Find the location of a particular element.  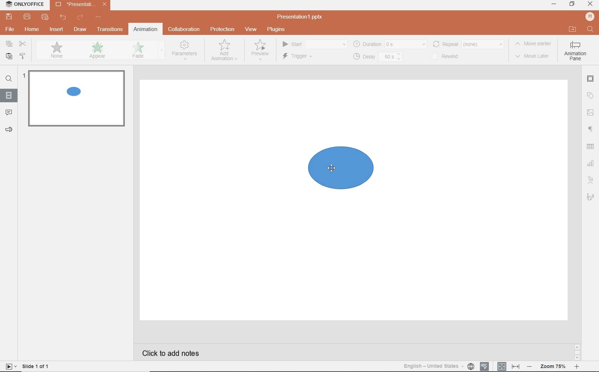

file name is located at coordinates (81, 5).